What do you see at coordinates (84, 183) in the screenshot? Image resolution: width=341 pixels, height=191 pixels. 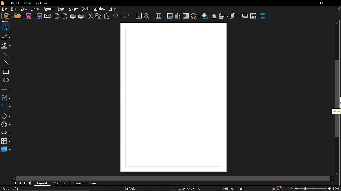 I see `dimension lines` at bounding box center [84, 183].